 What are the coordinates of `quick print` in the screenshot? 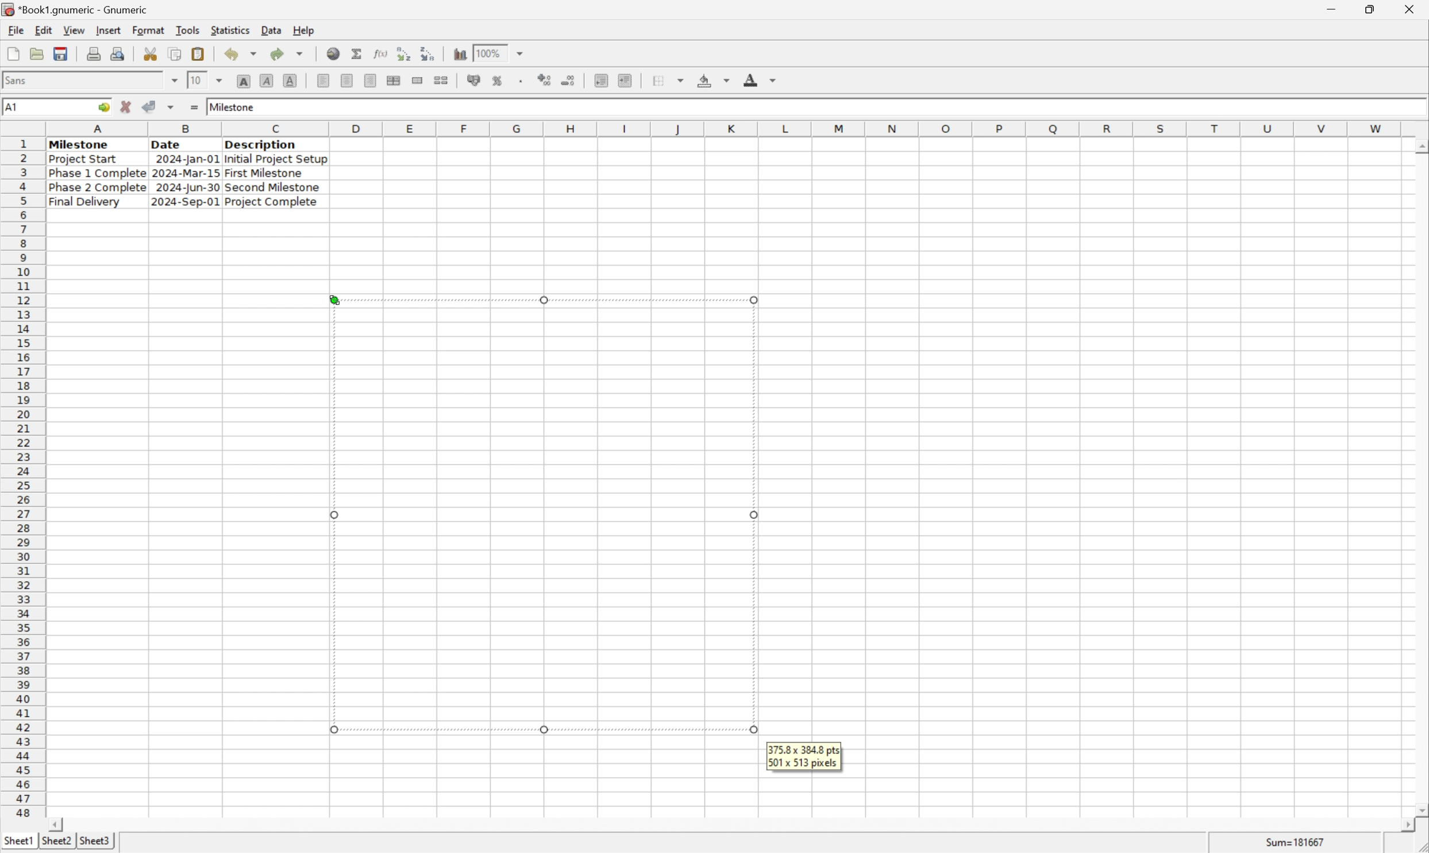 It's located at (118, 53).